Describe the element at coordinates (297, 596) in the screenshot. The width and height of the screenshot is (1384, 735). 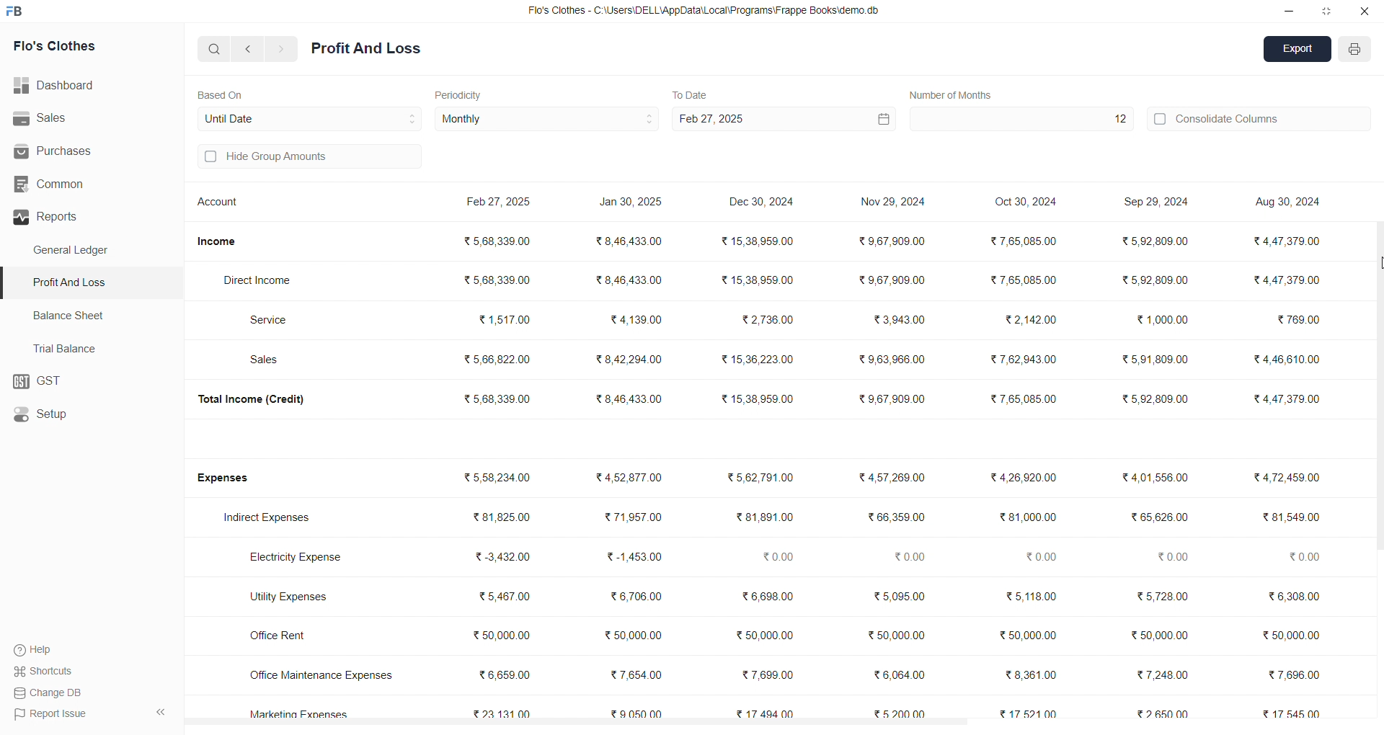
I see `Utility Expenses.` at that location.